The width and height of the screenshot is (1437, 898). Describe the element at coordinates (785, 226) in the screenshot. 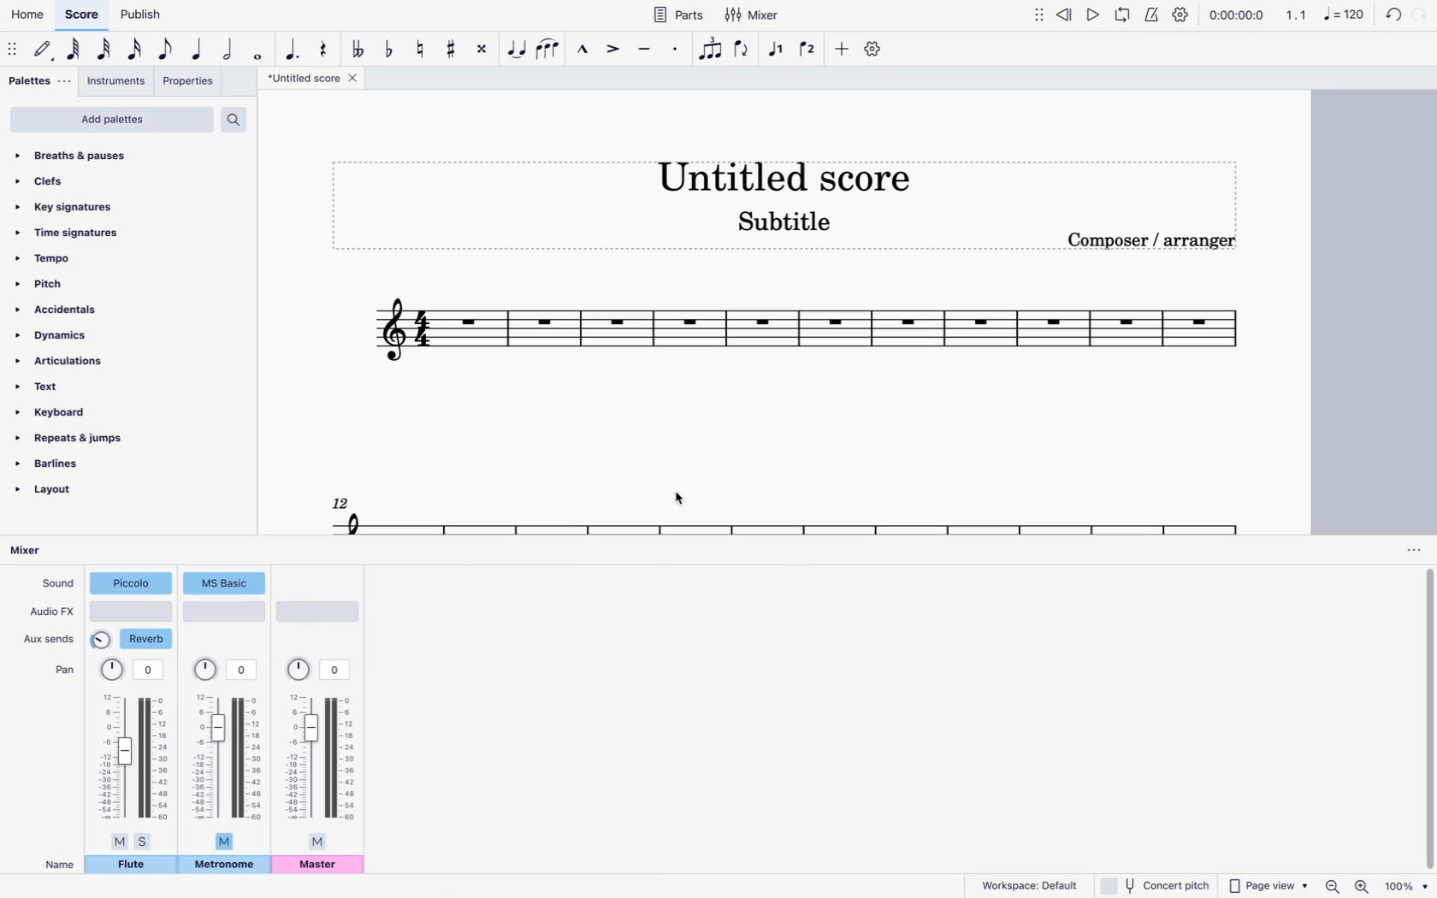

I see `score subtitle` at that location.